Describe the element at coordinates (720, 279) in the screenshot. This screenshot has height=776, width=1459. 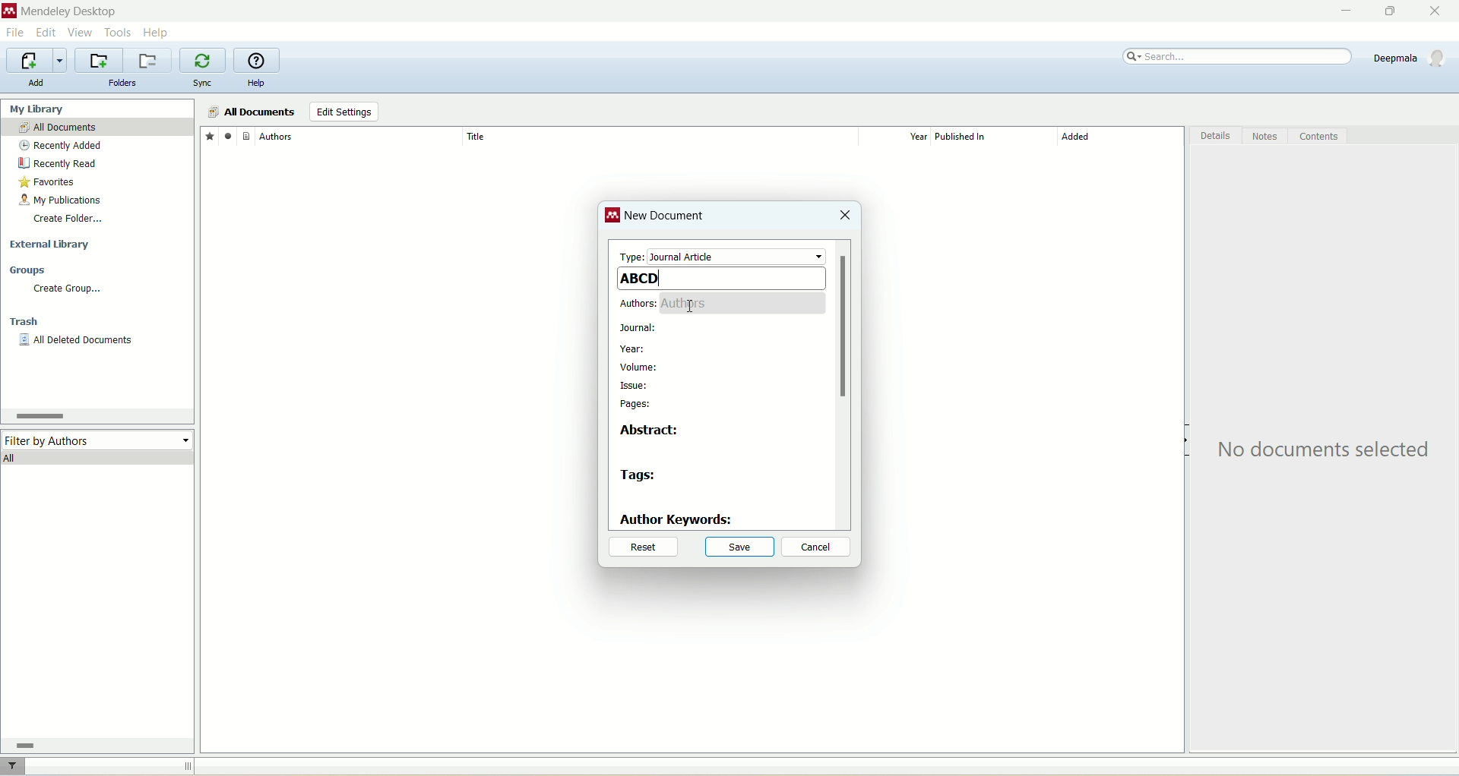
I see `ABCD` at that location.